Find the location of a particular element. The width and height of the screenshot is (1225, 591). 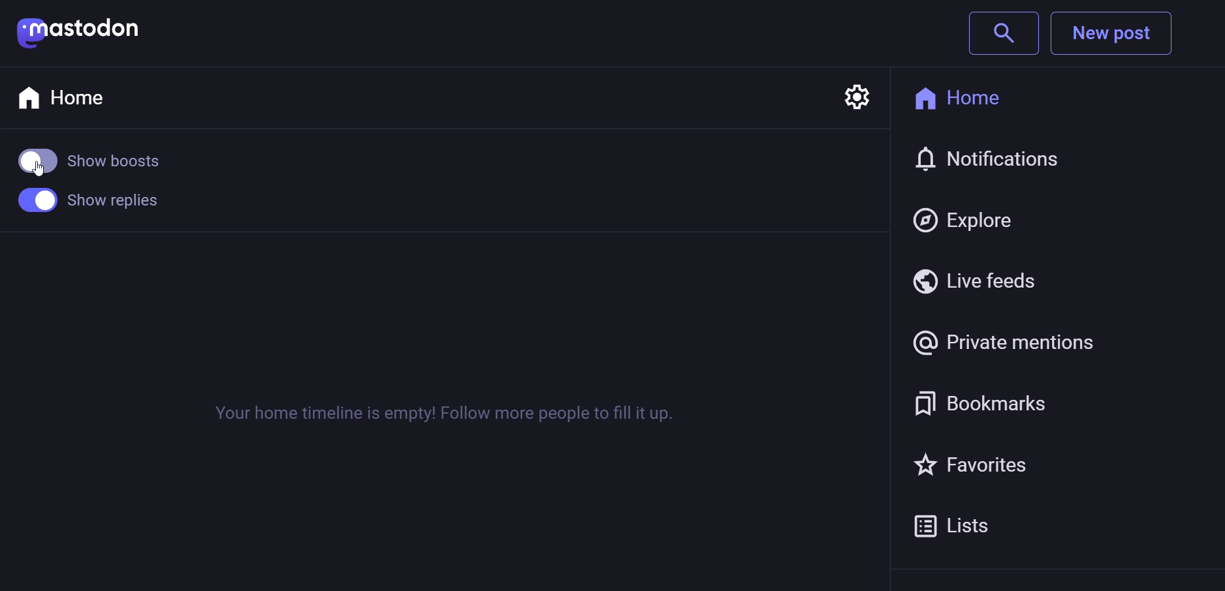

show replies is located at coordinates (86, 204).